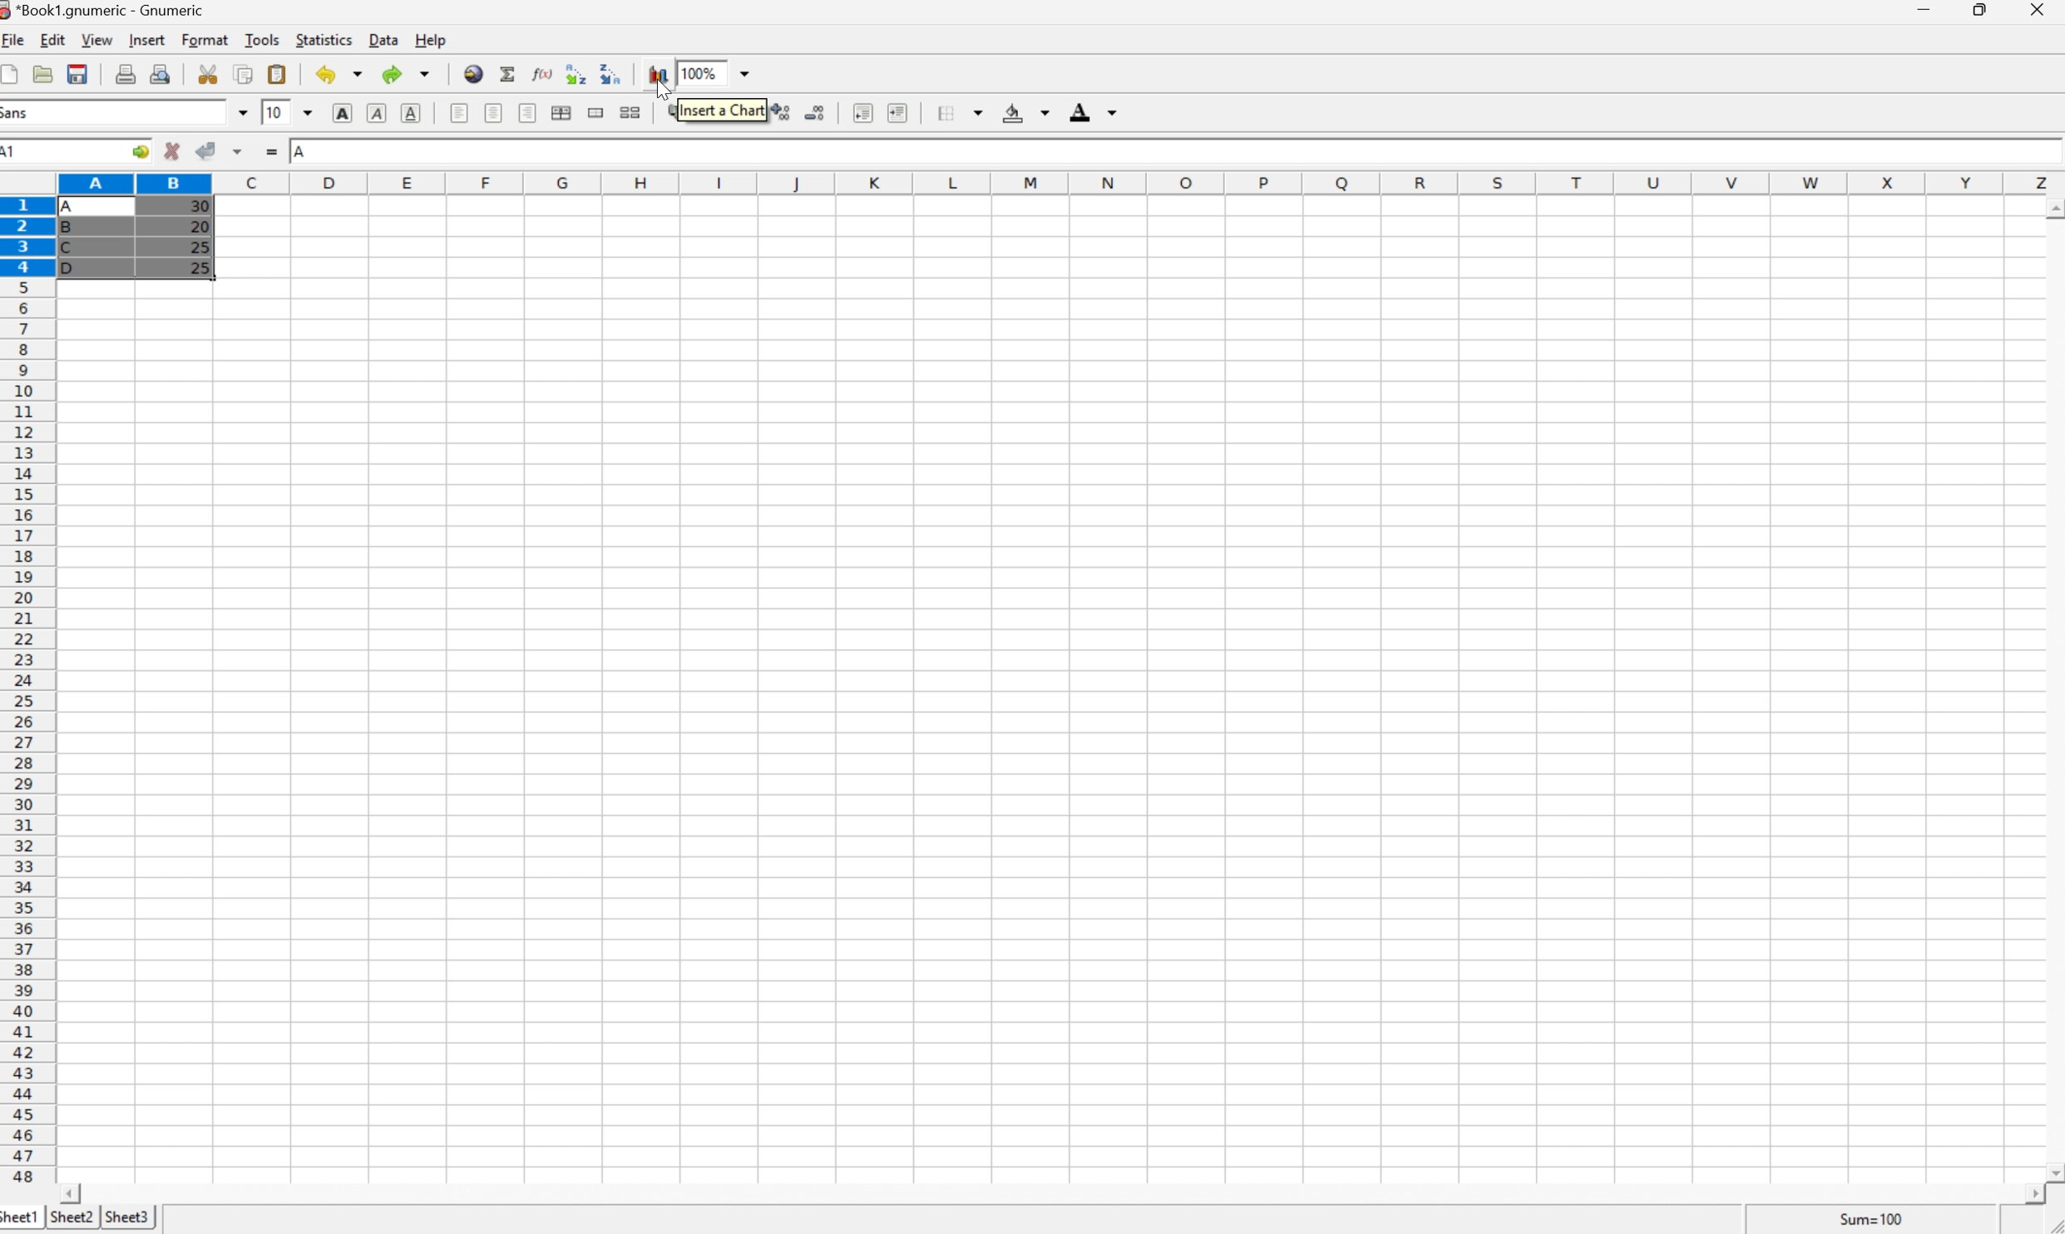 This screenshot has height=1234, width=2065. Describe the element at coordinates (1096, 111) in the screenshot. I see `Foreground` at that location.